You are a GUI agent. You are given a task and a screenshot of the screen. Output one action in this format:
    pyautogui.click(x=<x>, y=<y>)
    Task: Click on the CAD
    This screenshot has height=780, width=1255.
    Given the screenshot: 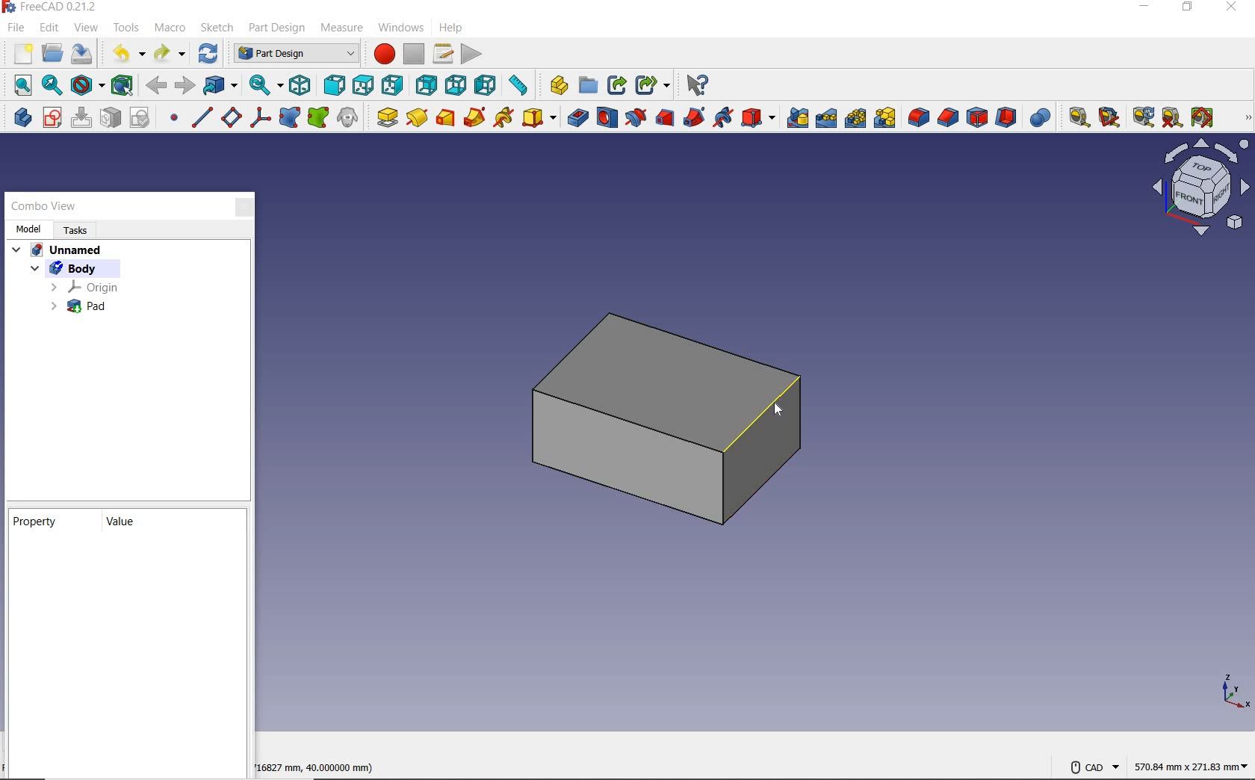 What is the action you would take?
    pyautogui.click(x=1093, y=768)
    